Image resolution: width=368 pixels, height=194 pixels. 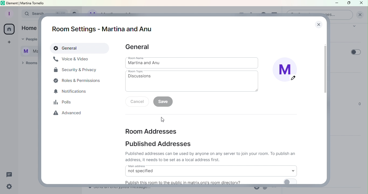 What do you see at coordinates (11, 174) in the screenshot?
I see `Threads` at bounding box center [11, 174].